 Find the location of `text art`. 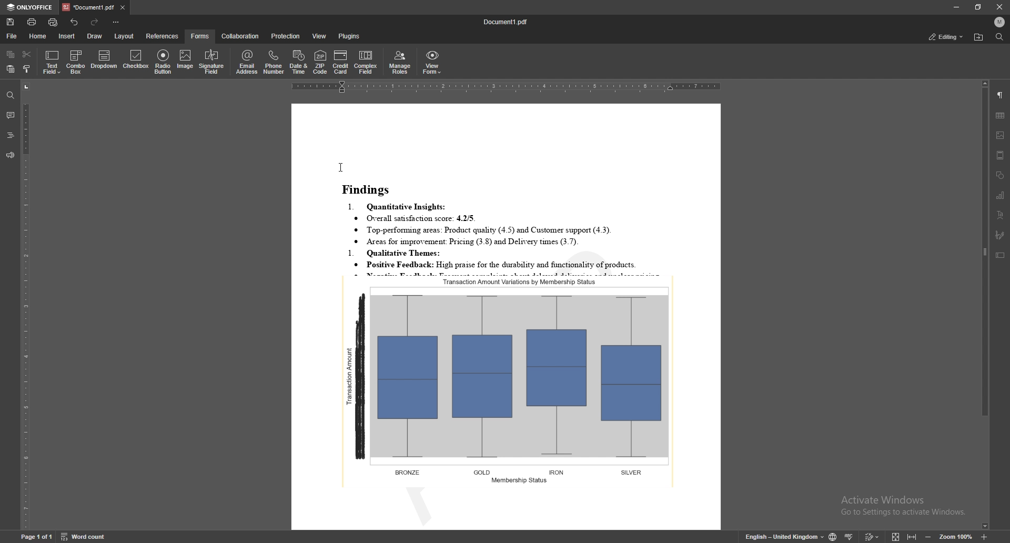

text art is located at coordinates (1000, 215).